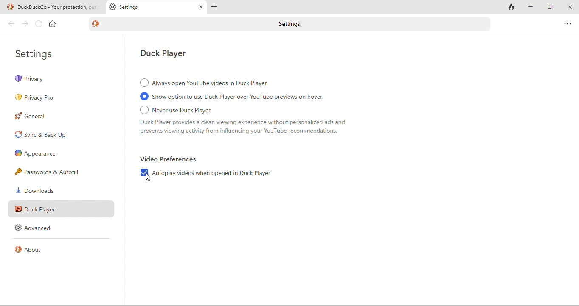 This screenshot has height=306, width=579. I want to click on options, so click(566, 23).